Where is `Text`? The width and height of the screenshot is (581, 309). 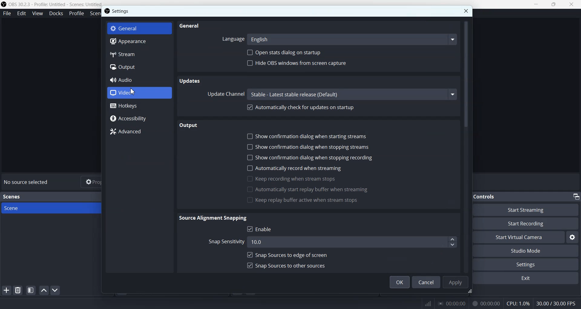
Text is located at coordinates (27, 182).